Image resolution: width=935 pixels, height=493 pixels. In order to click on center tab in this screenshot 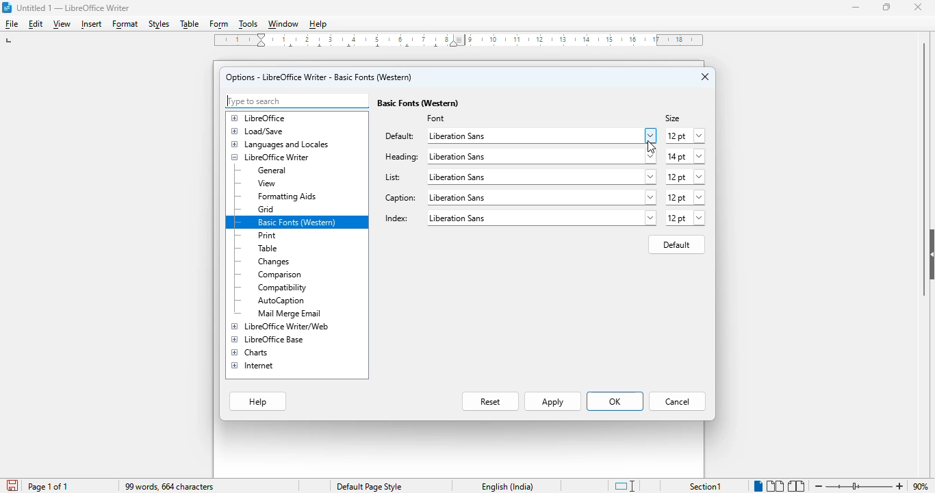, I will do `click(323, 48)`.